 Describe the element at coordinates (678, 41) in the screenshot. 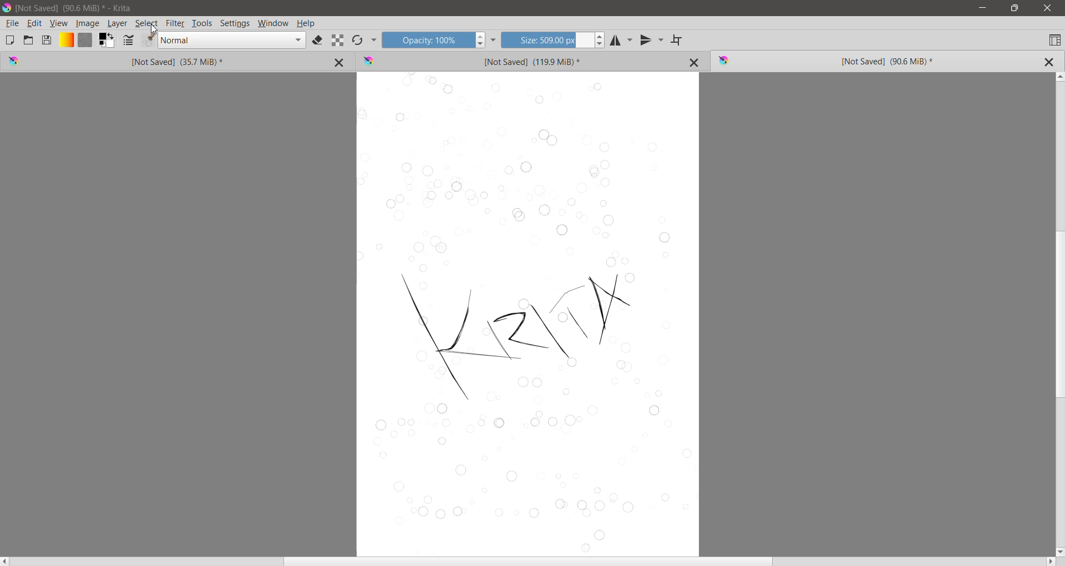

I see `Wrap Around Mode` at that location.